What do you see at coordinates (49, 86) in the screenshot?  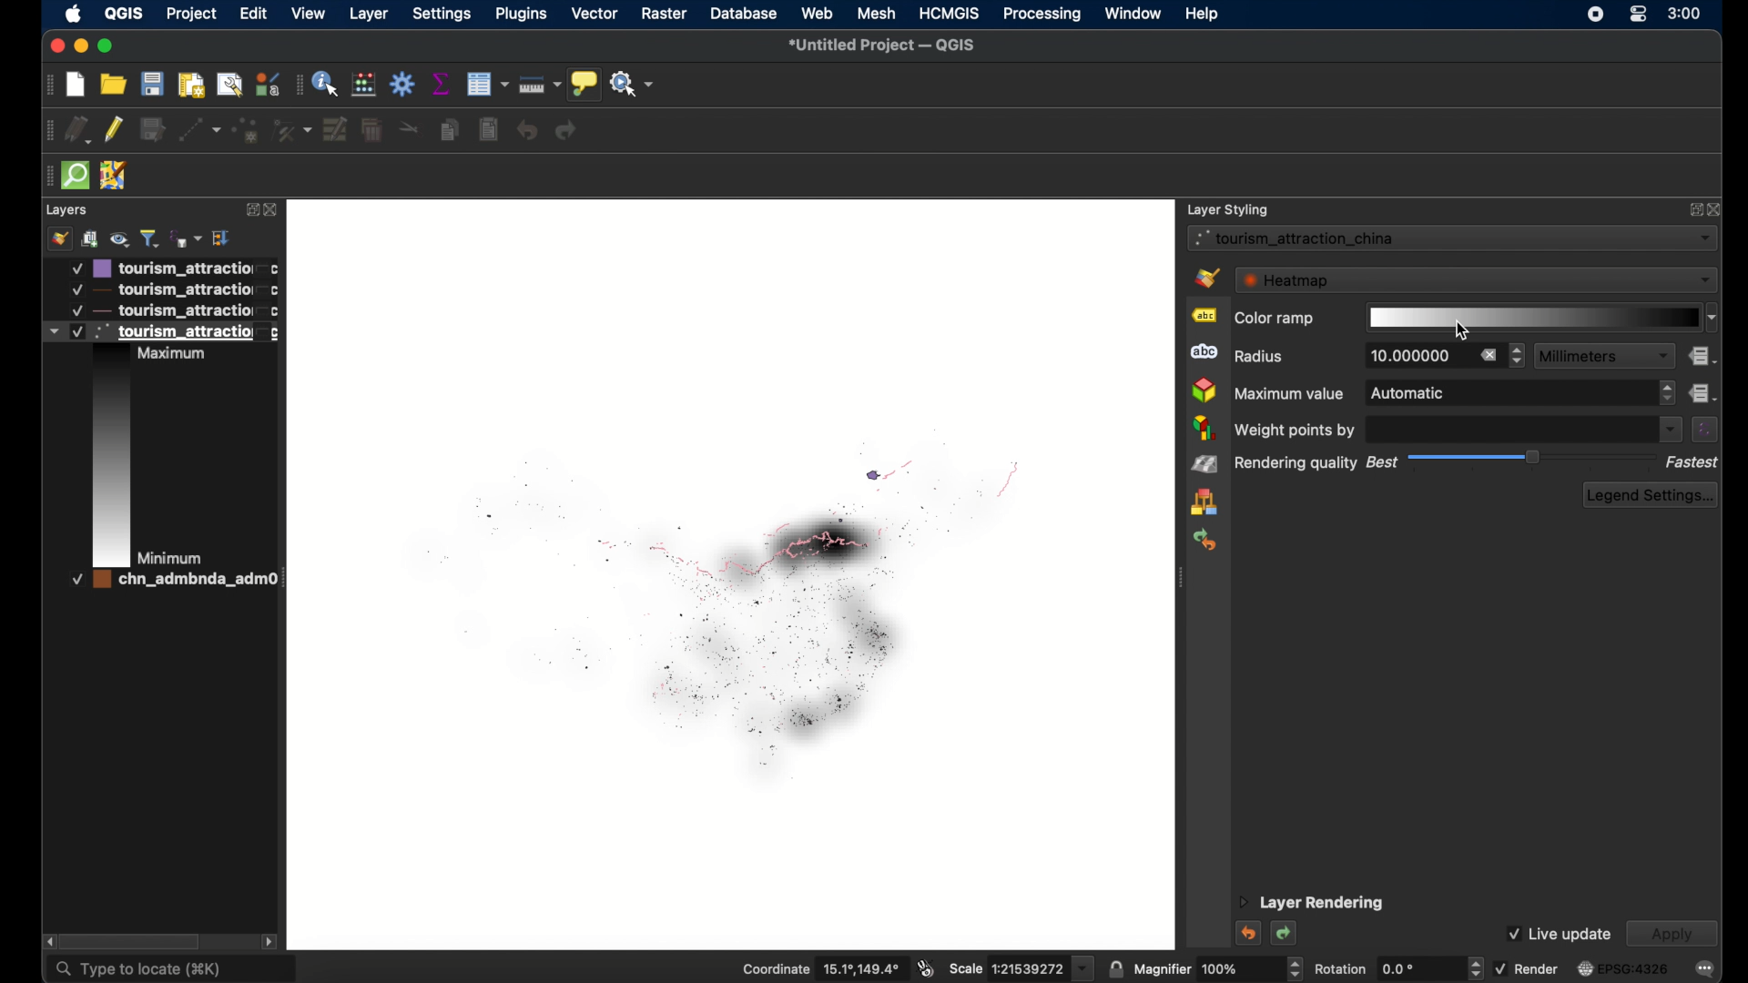 I see `drag handle` at bounding box center [49, 86].